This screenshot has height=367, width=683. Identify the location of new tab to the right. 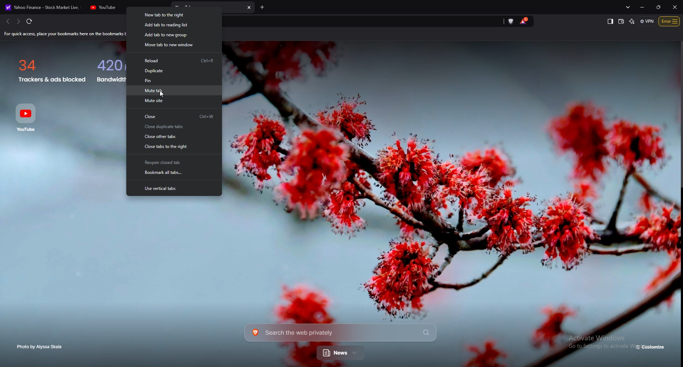
(173, 15).